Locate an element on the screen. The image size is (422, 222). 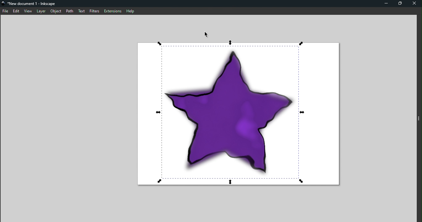
Extensions is located at coordinates (112, 10).